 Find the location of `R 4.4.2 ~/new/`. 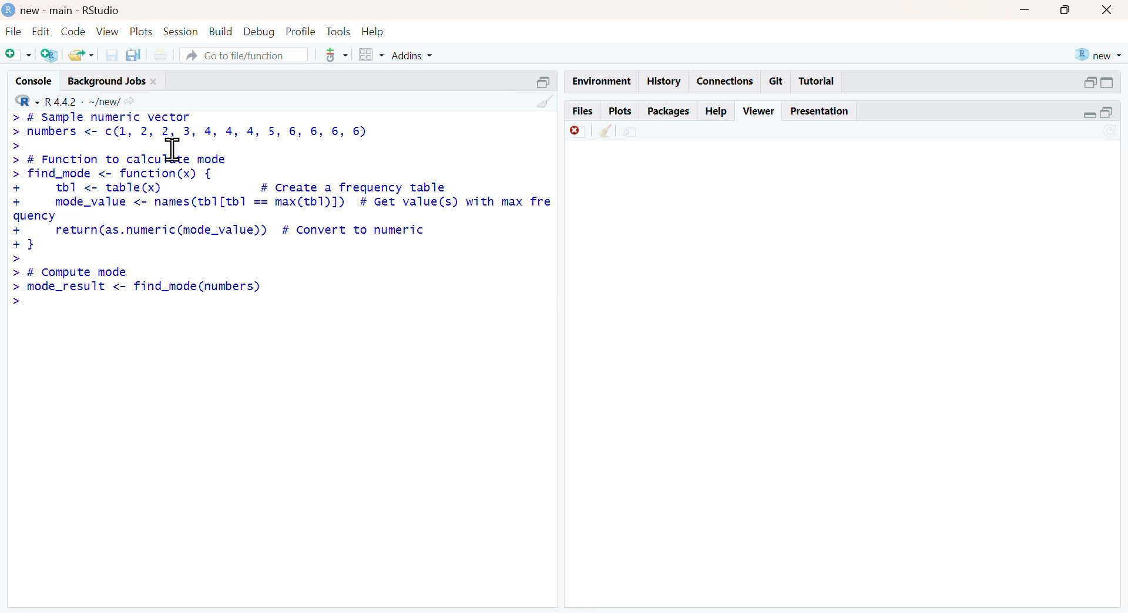

R 4.4.2 ~/new/ is located at coordinates (82, 102).